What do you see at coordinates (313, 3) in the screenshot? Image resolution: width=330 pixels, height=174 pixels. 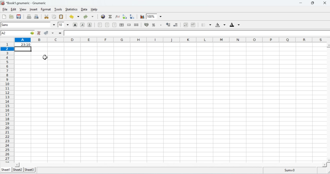 I see `Restore down` at bounding box center [313, 3].